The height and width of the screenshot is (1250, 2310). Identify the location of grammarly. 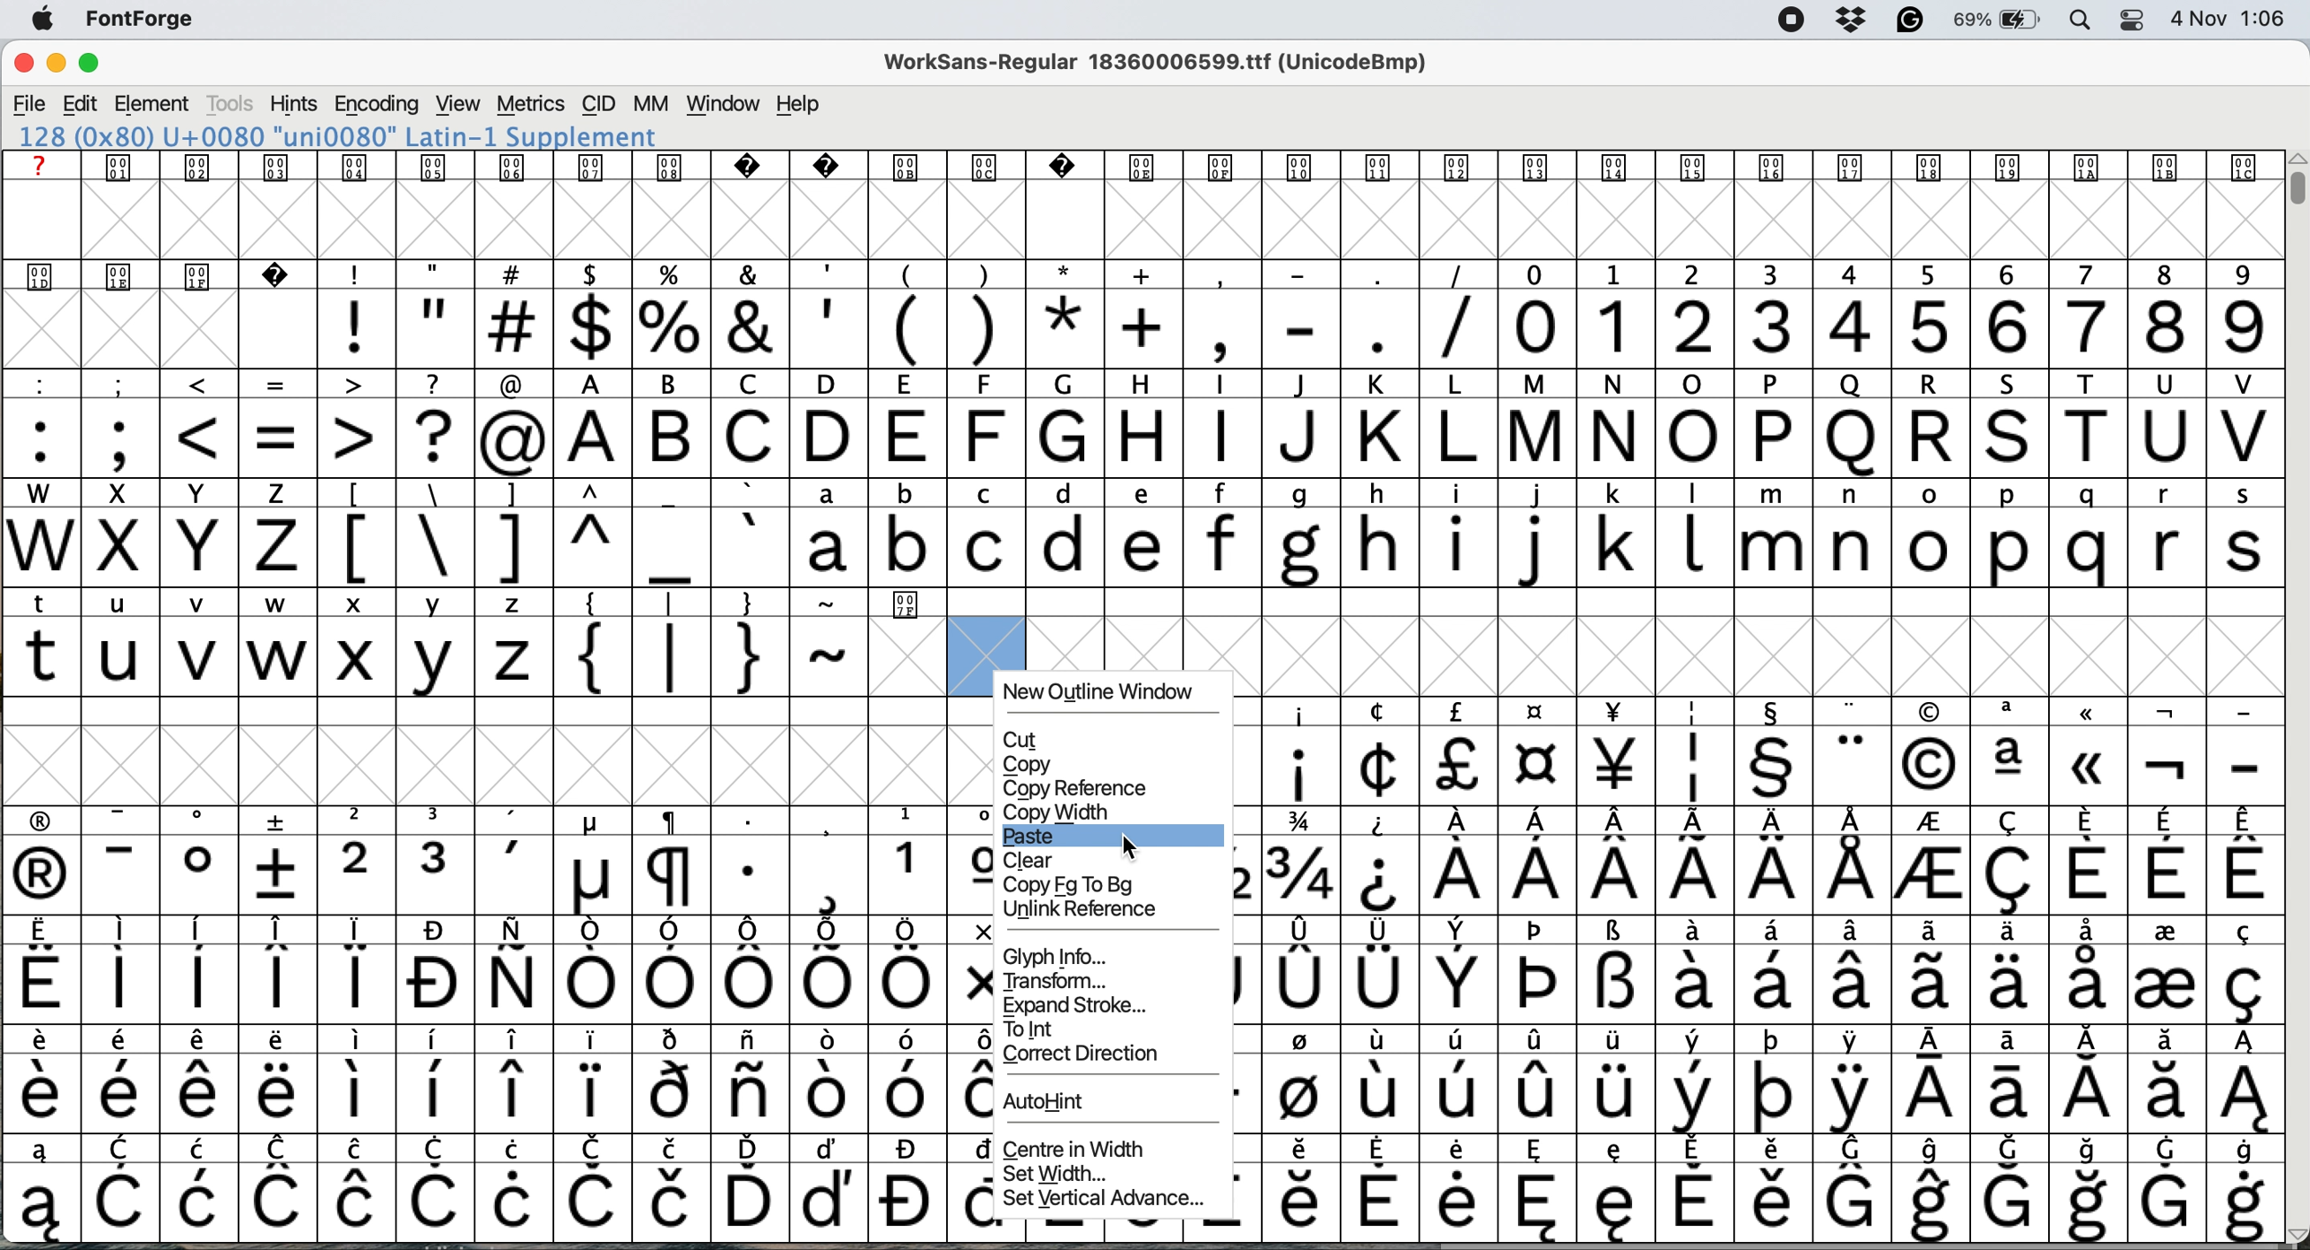
(1907, 21).